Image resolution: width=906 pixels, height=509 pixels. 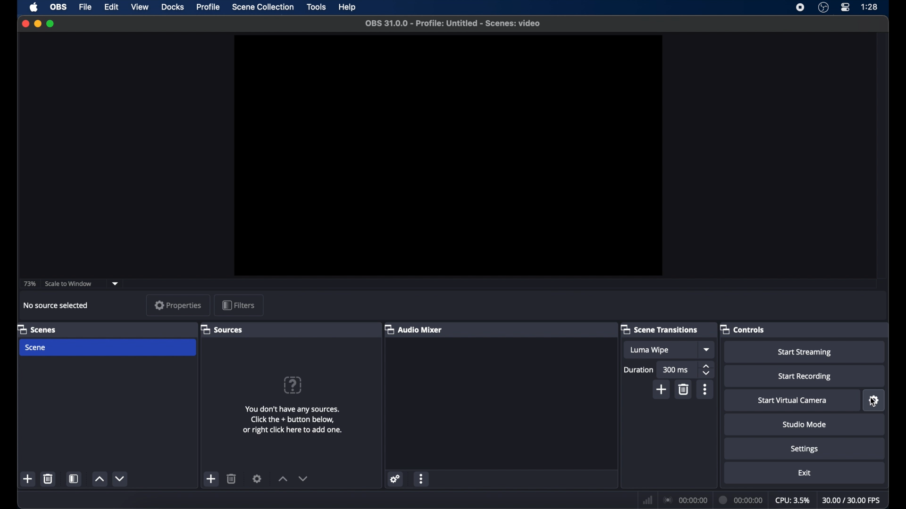 I want to click on more options, so click(x=705, y=389).